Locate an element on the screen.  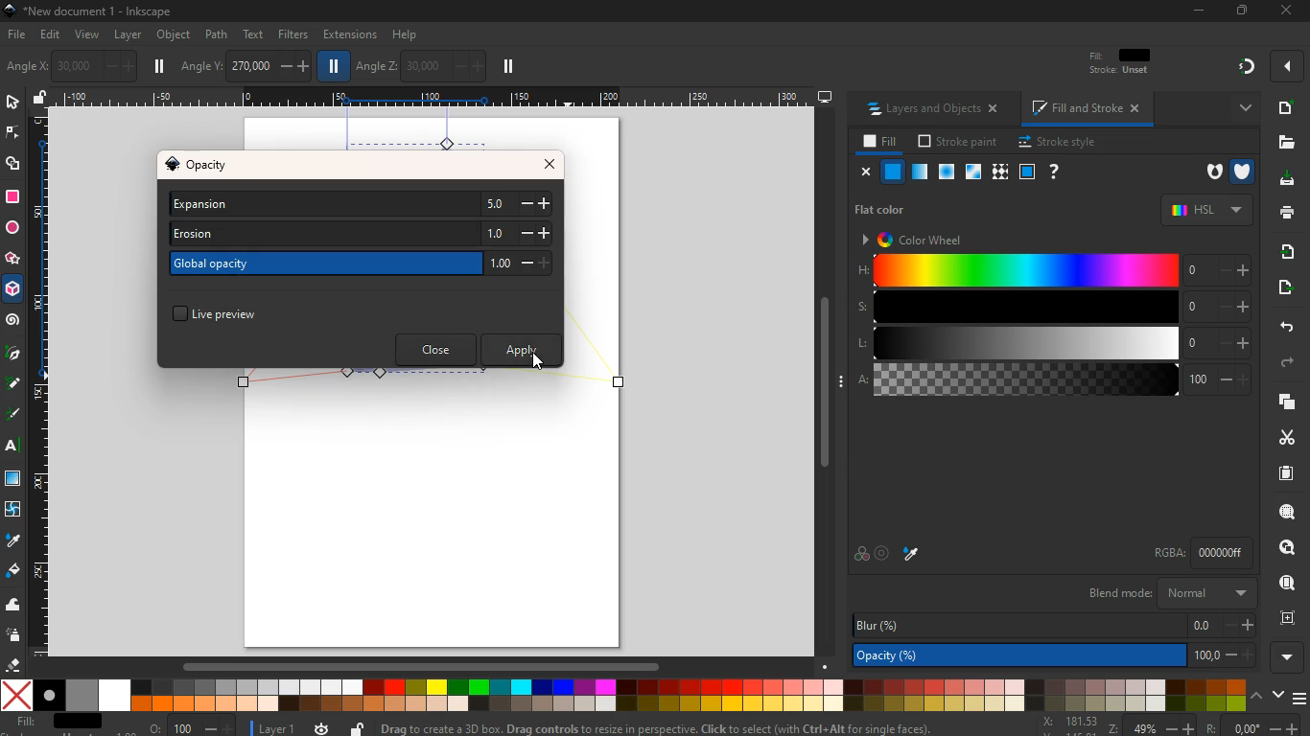
layer is located at coordinates (128, 34).